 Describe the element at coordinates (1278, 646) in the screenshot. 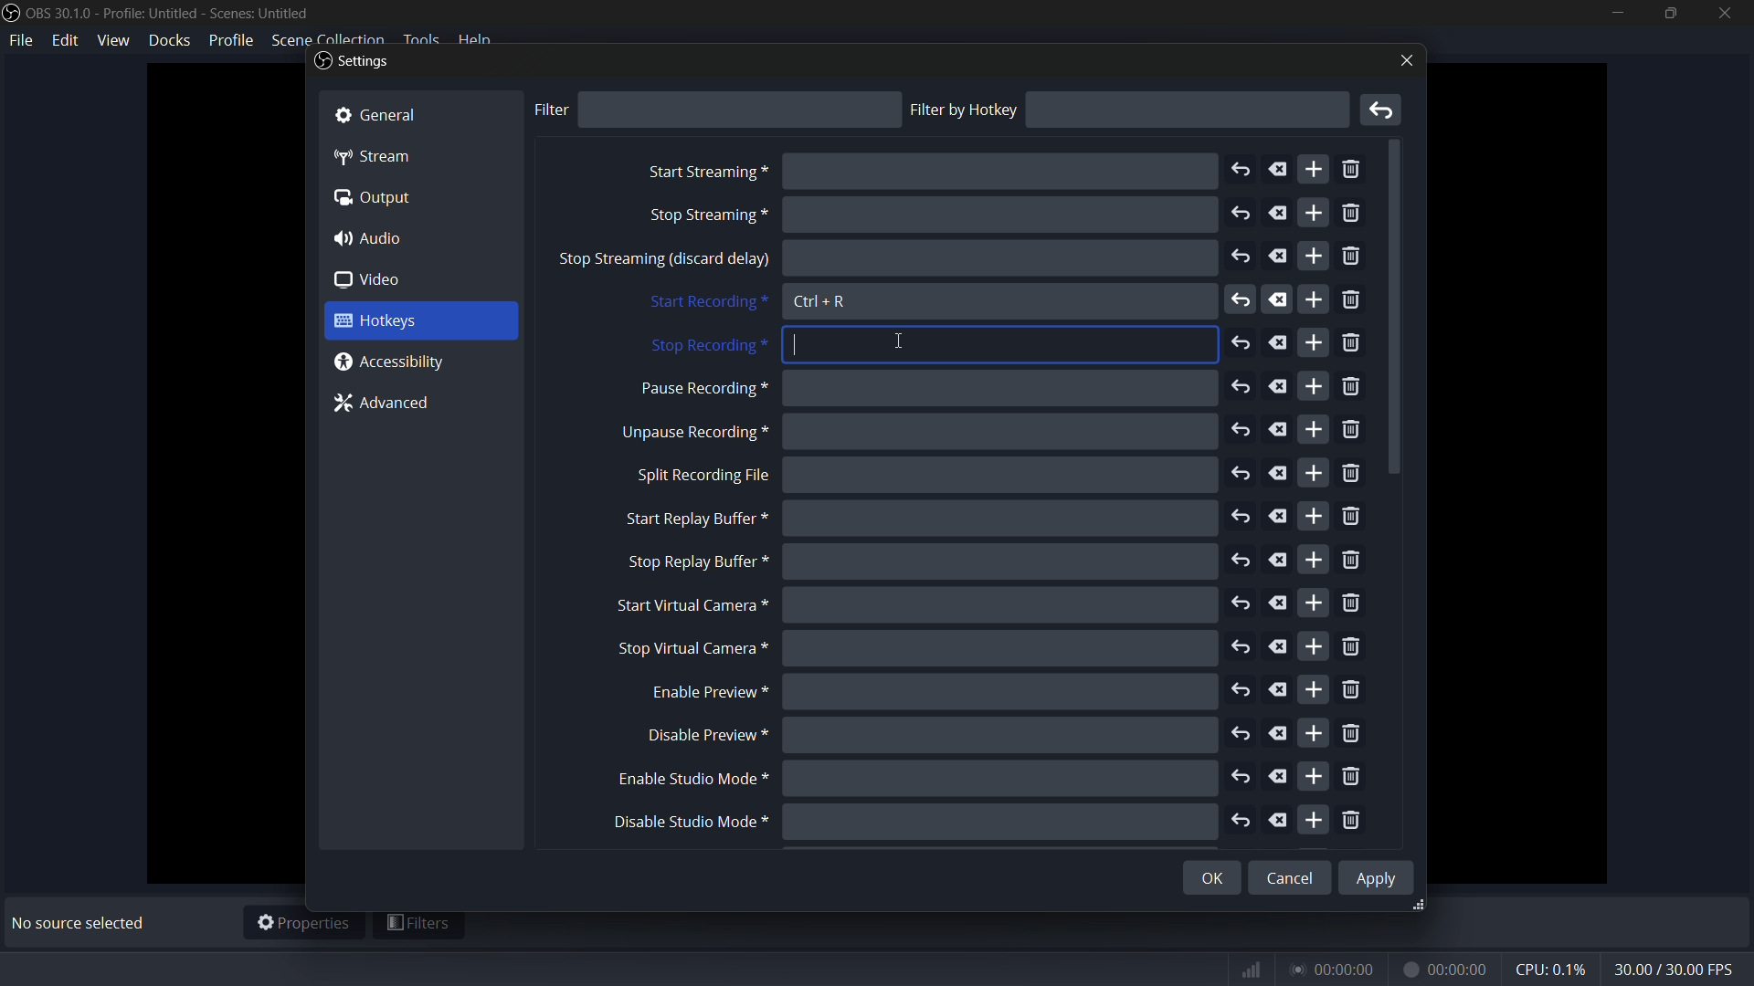

I see `delete` at that location.